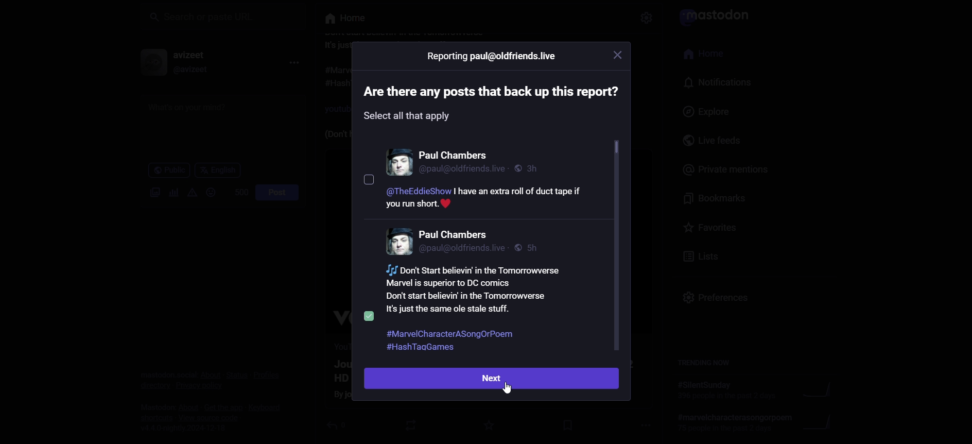 The image size is (972, 444). What do you see at coordinates (616, 247) in the screenshot?
I see `scroll bar` at bounding box center [616, 247].